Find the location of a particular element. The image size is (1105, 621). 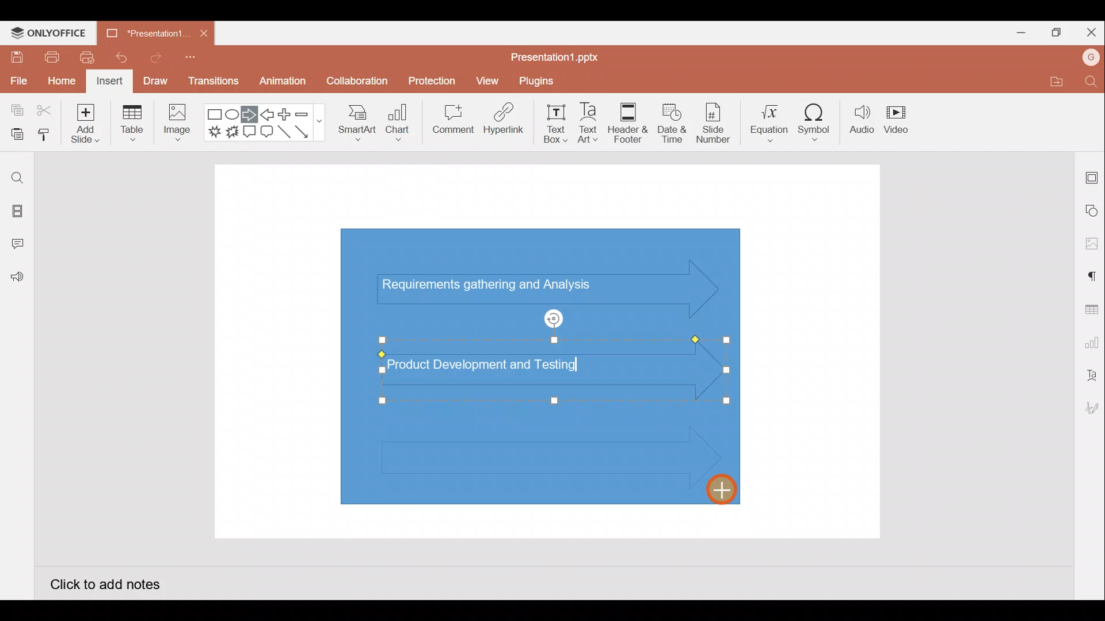

Save is located at coordinates (15, 56).